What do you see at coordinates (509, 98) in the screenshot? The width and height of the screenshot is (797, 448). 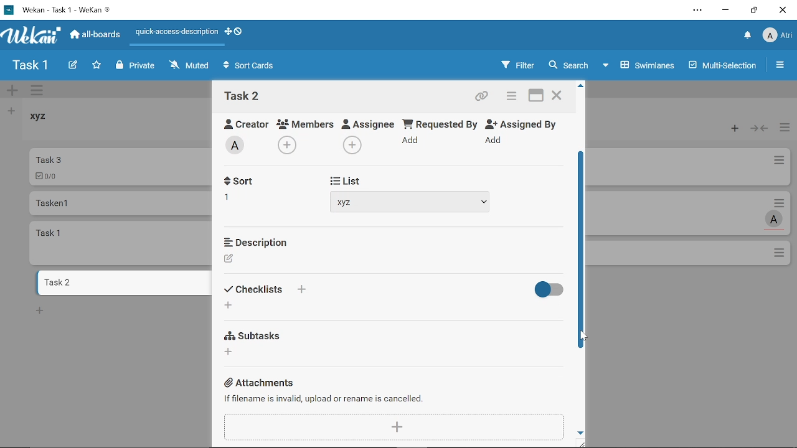 I see `Card actions` at bounding box center [509, 98].